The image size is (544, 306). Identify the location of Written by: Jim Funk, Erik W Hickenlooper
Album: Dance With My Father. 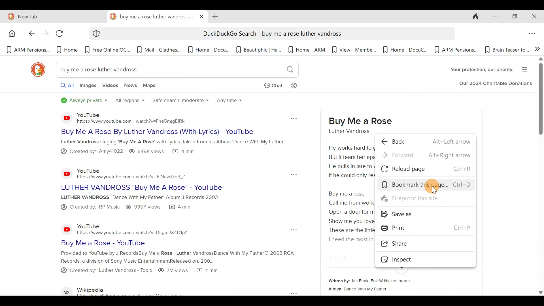
(392, 286).